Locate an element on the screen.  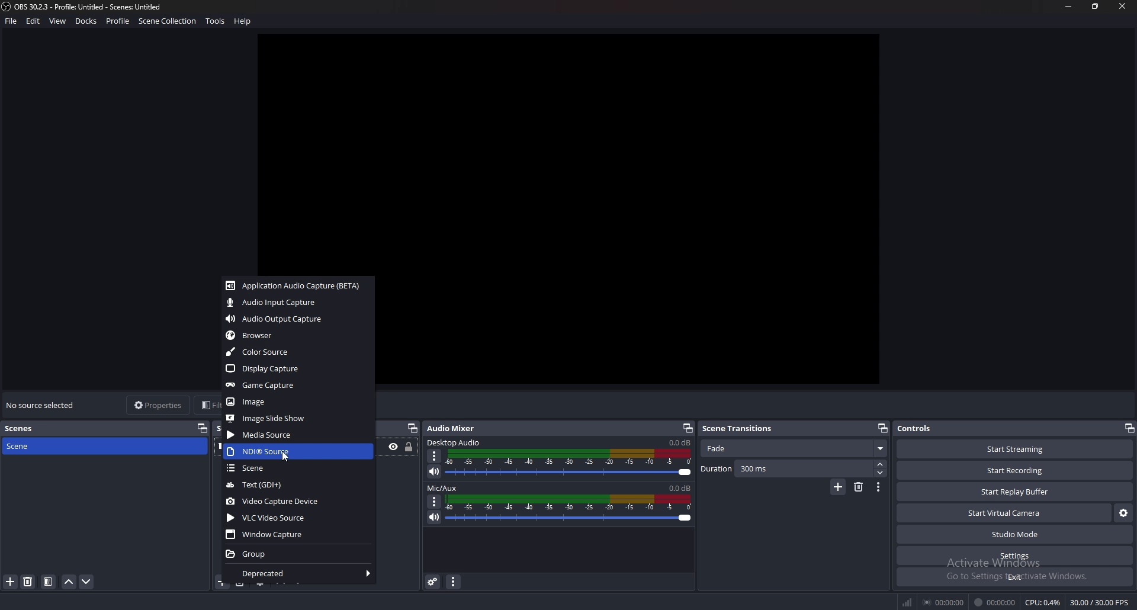
options is located at coordinates (434, 456).